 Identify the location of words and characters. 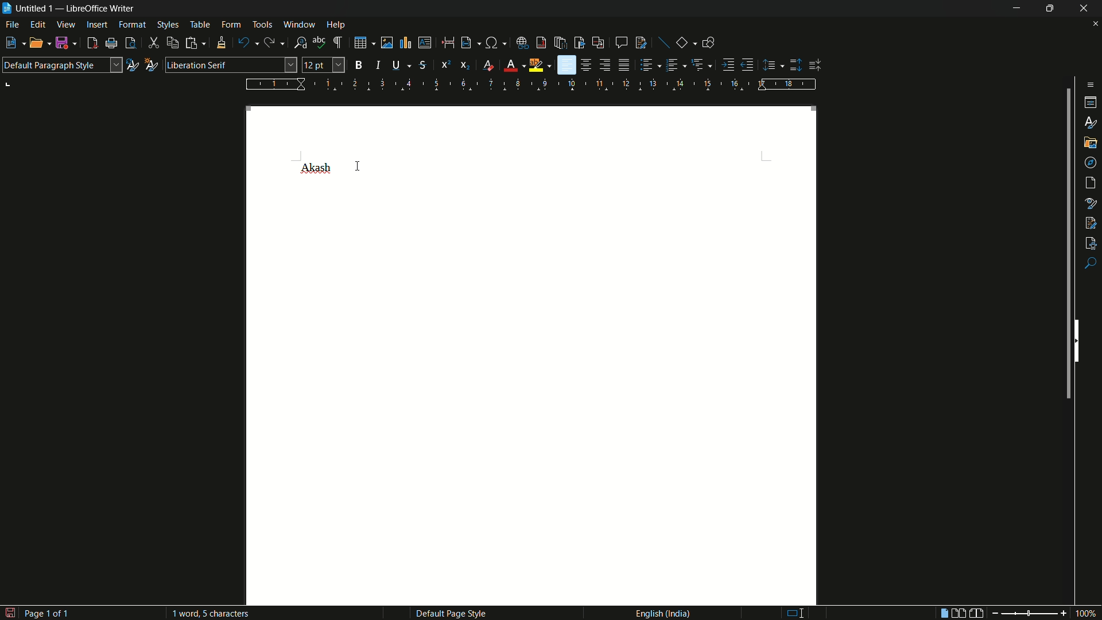
(212, 613).